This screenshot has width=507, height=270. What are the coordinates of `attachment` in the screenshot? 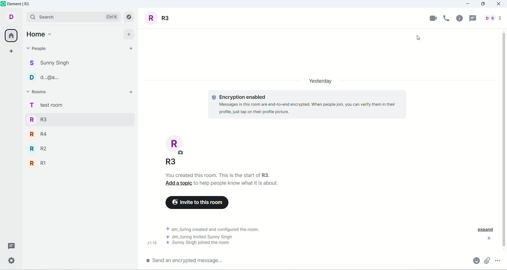 It's located at (487, 260).